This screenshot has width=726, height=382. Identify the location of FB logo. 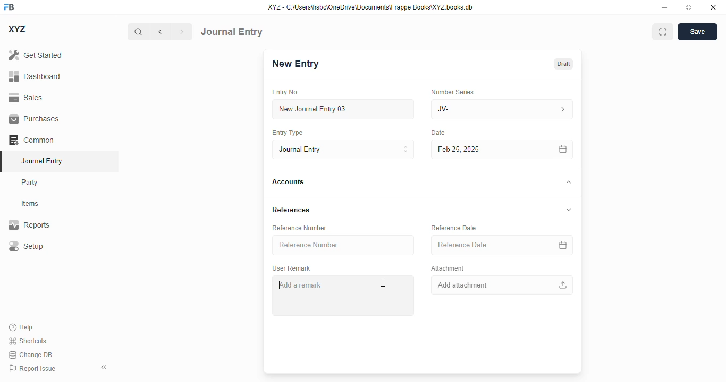
(9, 6).